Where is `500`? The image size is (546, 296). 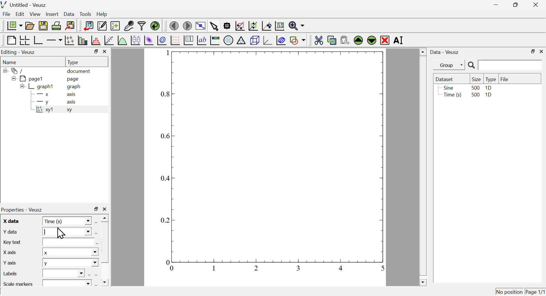 500 is located at coordinates (475, 95).